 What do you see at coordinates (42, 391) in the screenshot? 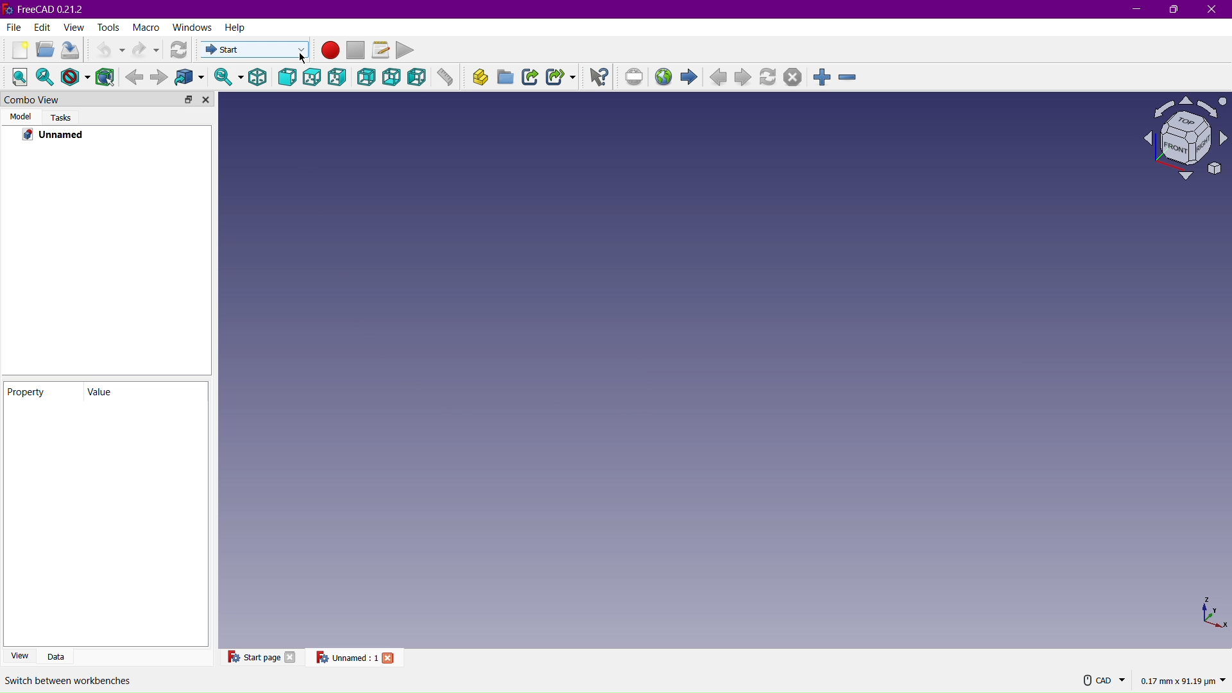
I see `Property ` at bounding box center [42, 391].